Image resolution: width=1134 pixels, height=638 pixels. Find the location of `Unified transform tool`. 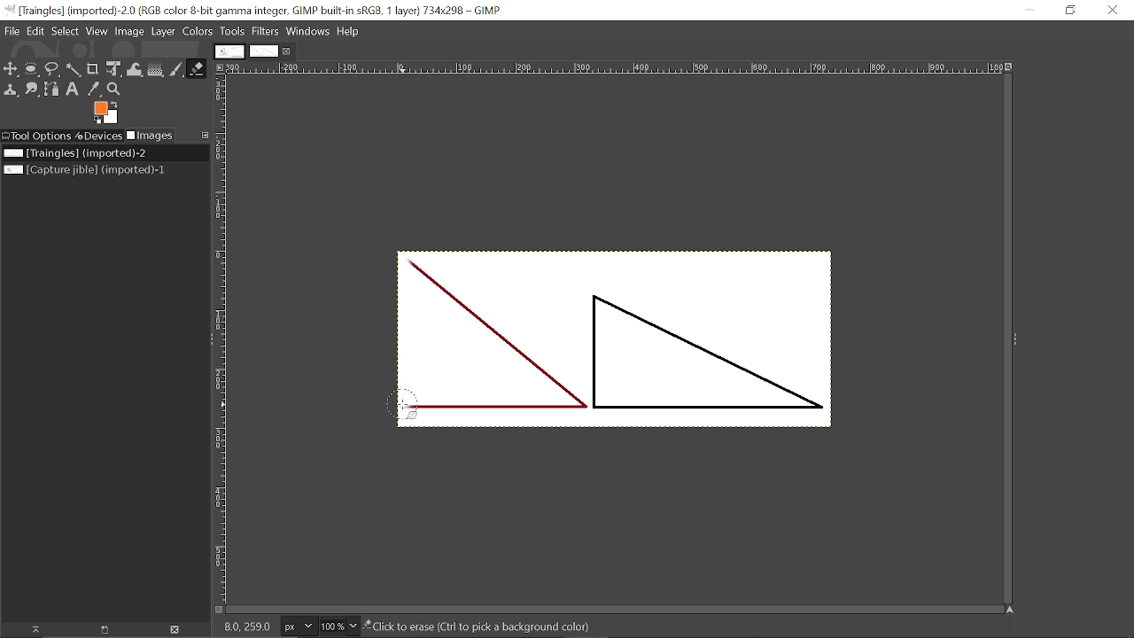

Unified transform tool is located at coordinates (113, 69).